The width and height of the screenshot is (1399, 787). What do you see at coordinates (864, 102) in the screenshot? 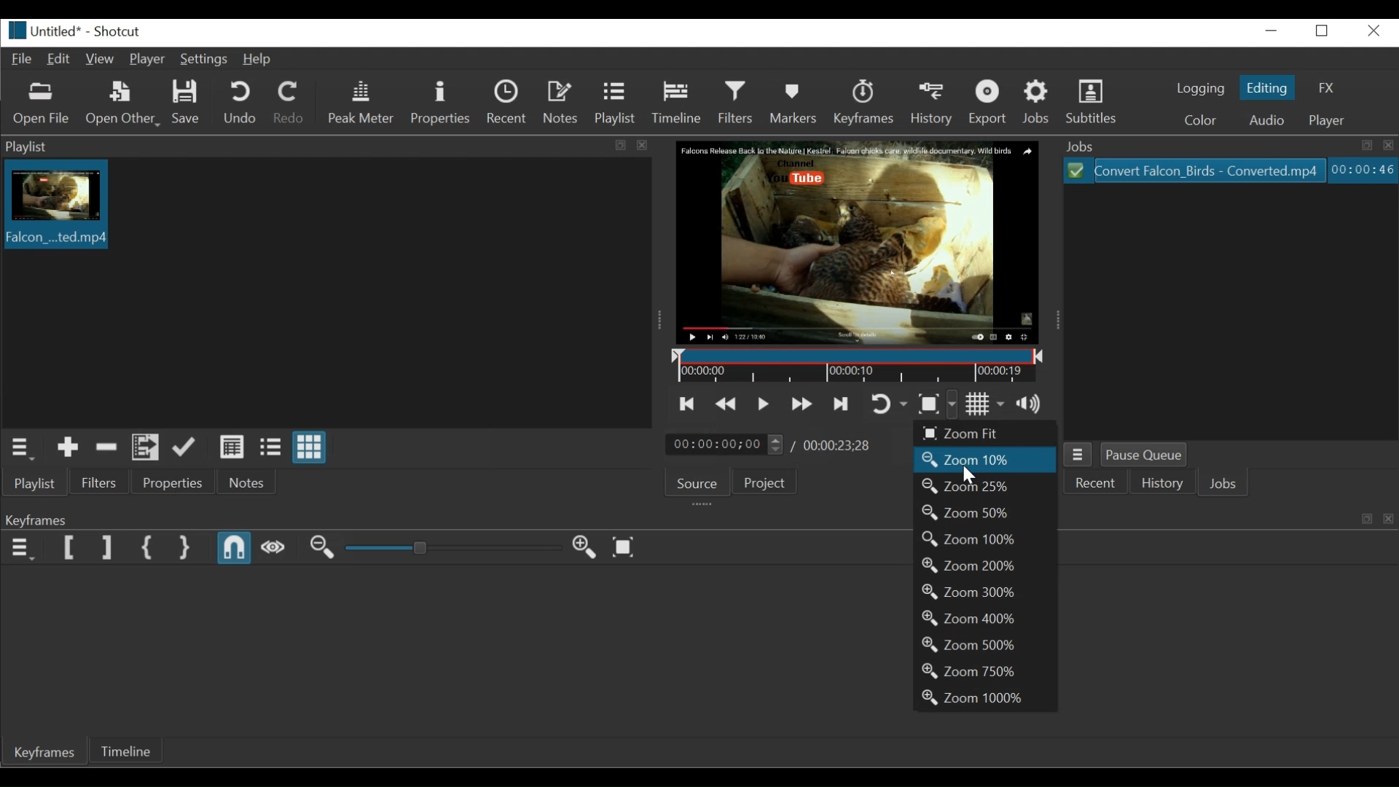
I see `Keyframe` at bounding box center [864, 102].